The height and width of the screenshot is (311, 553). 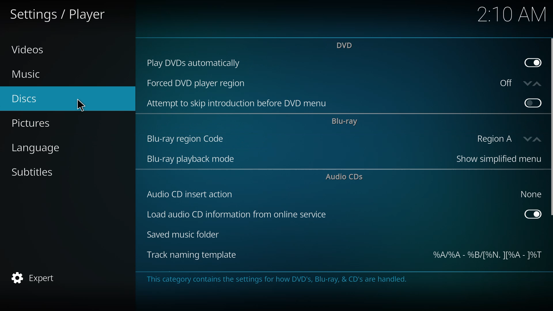 What do you see at coordinates (59, 14) in the screenshot?
I see `settings player` at bounding box center [59, 14].